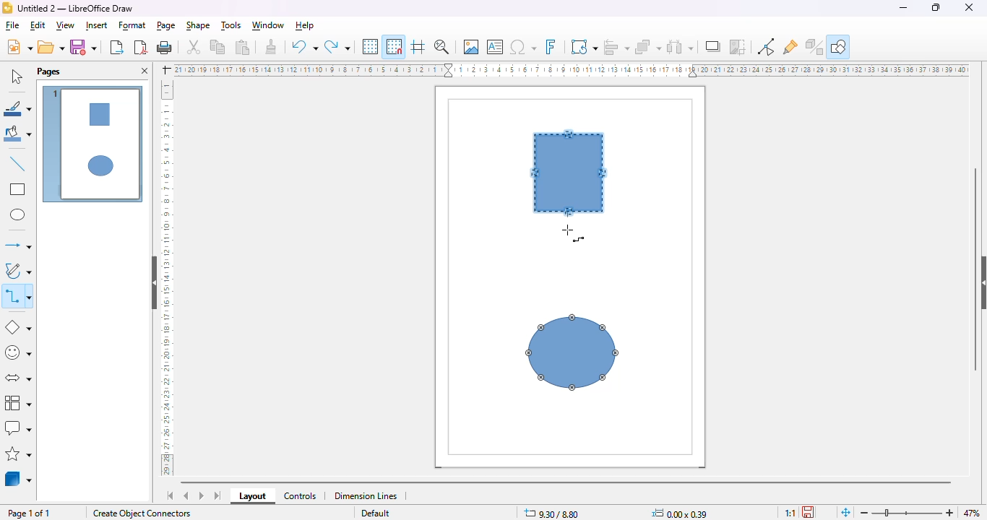 This screenshot has width=987, height=520. What do you see at coordinates (570, 173) in the screenshot?
I see `shape 1` at bounding box center [570, 173].